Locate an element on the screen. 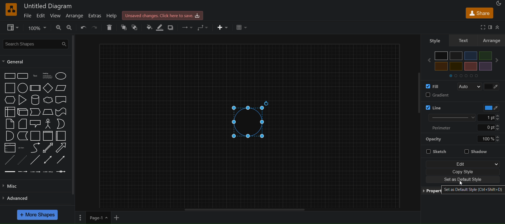 This screenshot has height=224, width=505. collapase/expand is located at coordinates (499, 27).